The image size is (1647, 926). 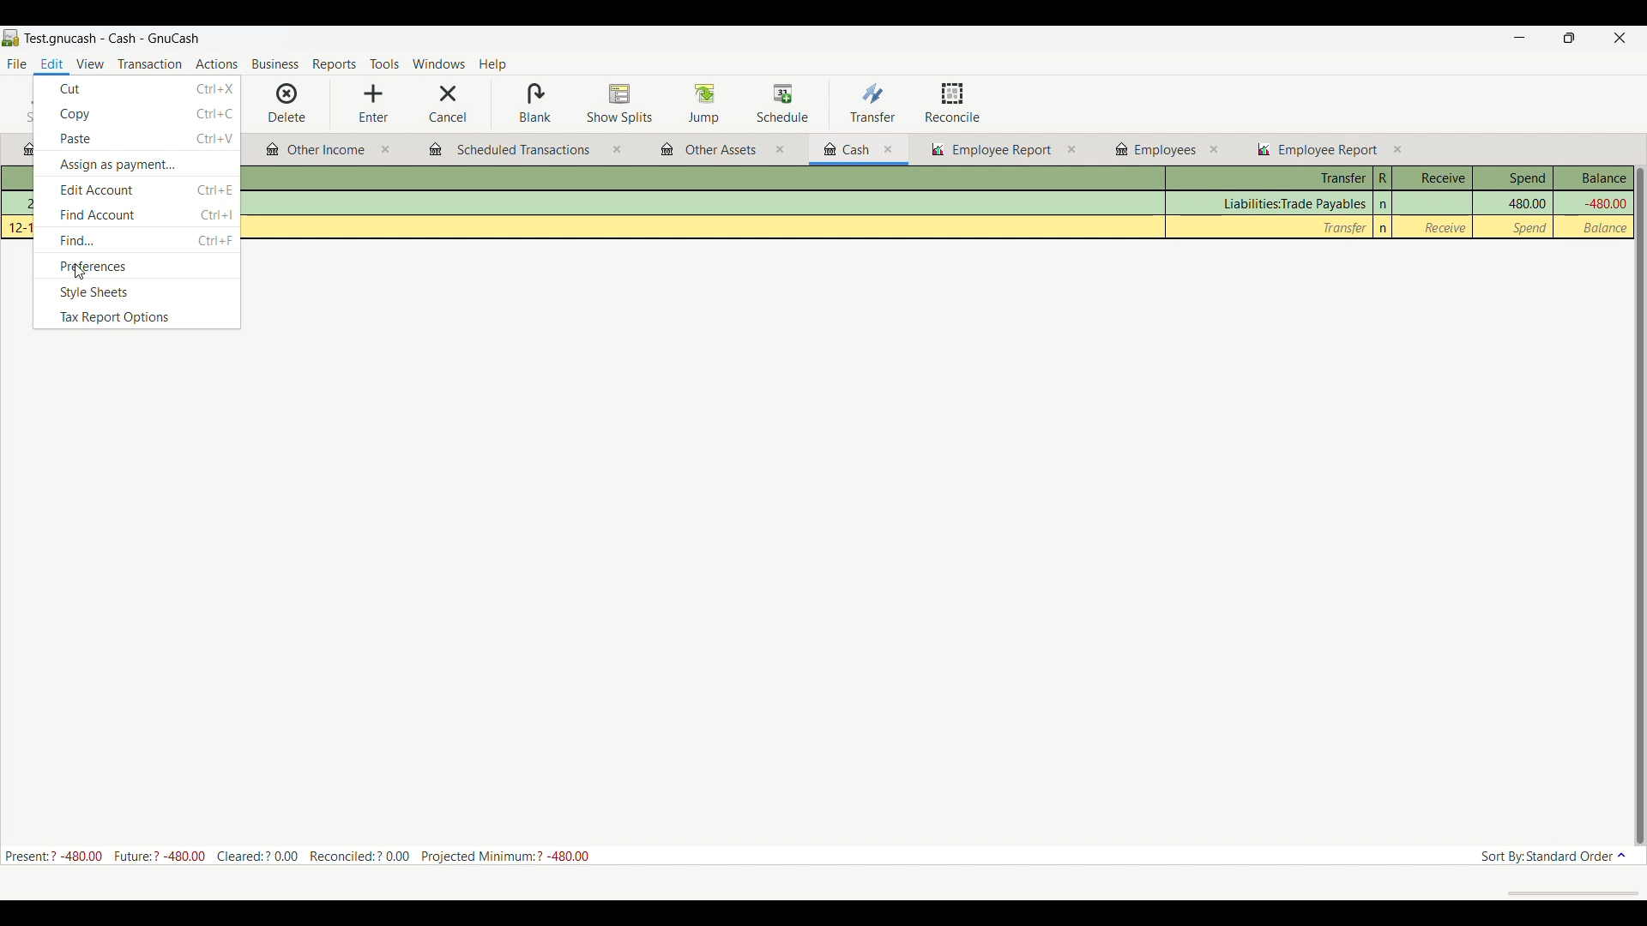 I want to click on Receive column, so click(x=1433, y=178).